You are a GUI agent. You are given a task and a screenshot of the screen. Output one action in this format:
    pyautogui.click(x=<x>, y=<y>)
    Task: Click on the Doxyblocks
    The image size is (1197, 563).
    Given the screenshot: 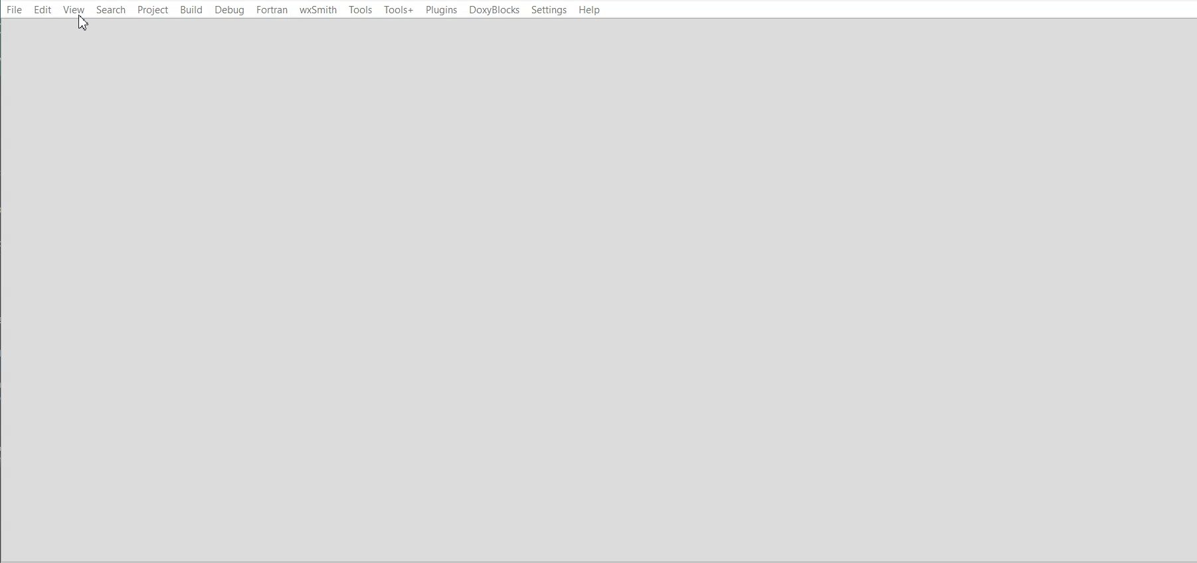 What is the action you would take?
    pyautogui.click(x=494, y=10)
    